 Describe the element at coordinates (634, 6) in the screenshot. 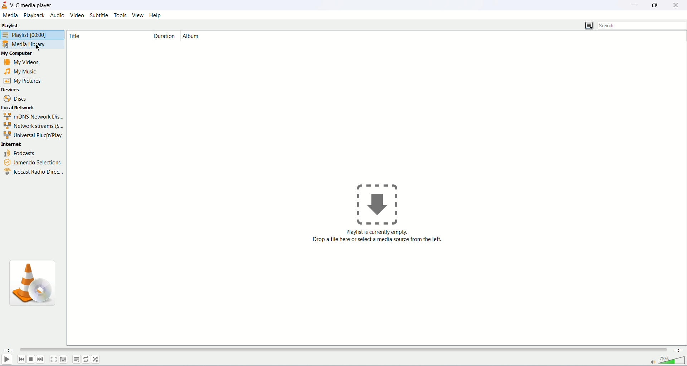

I see `minimize` at that location.